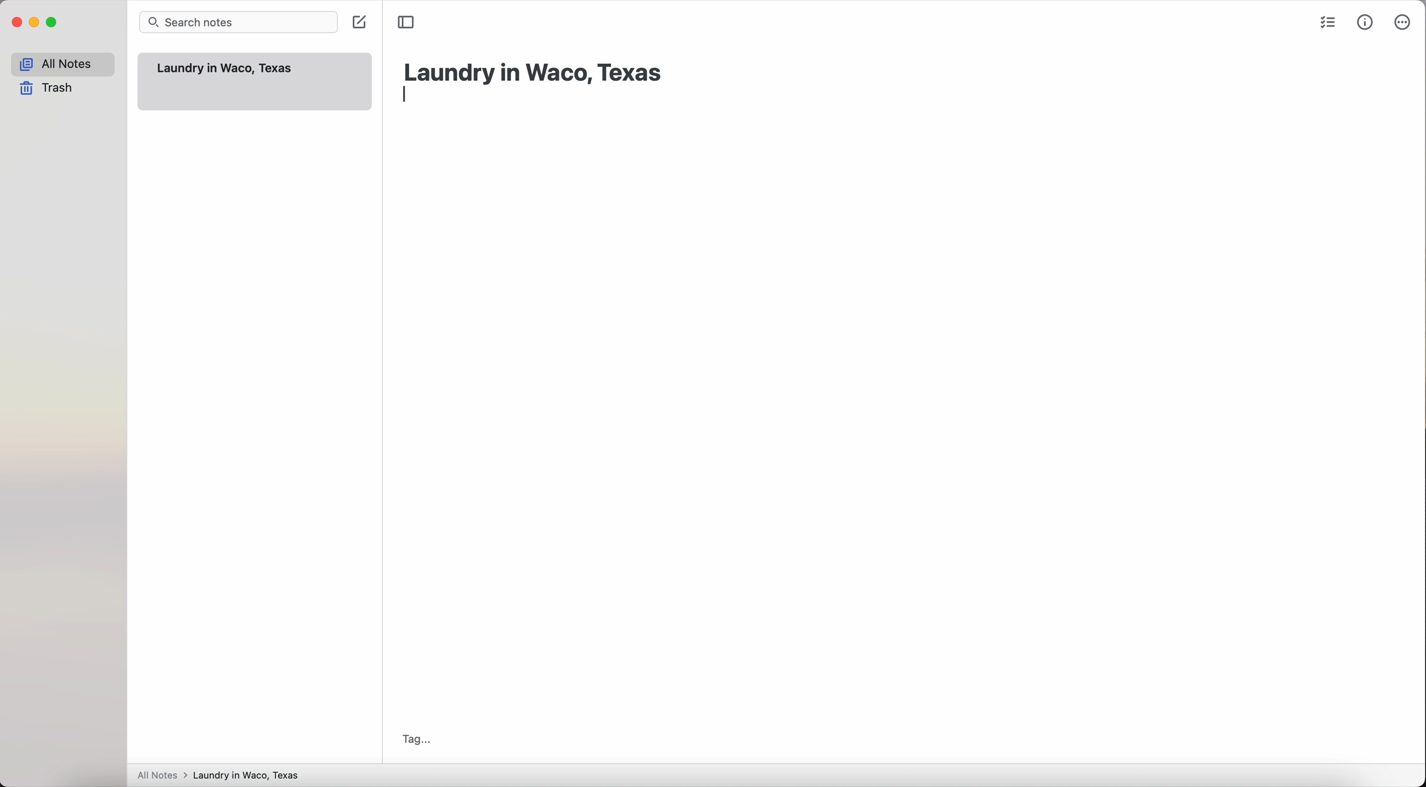  I want to click on minimize app, so click(35, 22).